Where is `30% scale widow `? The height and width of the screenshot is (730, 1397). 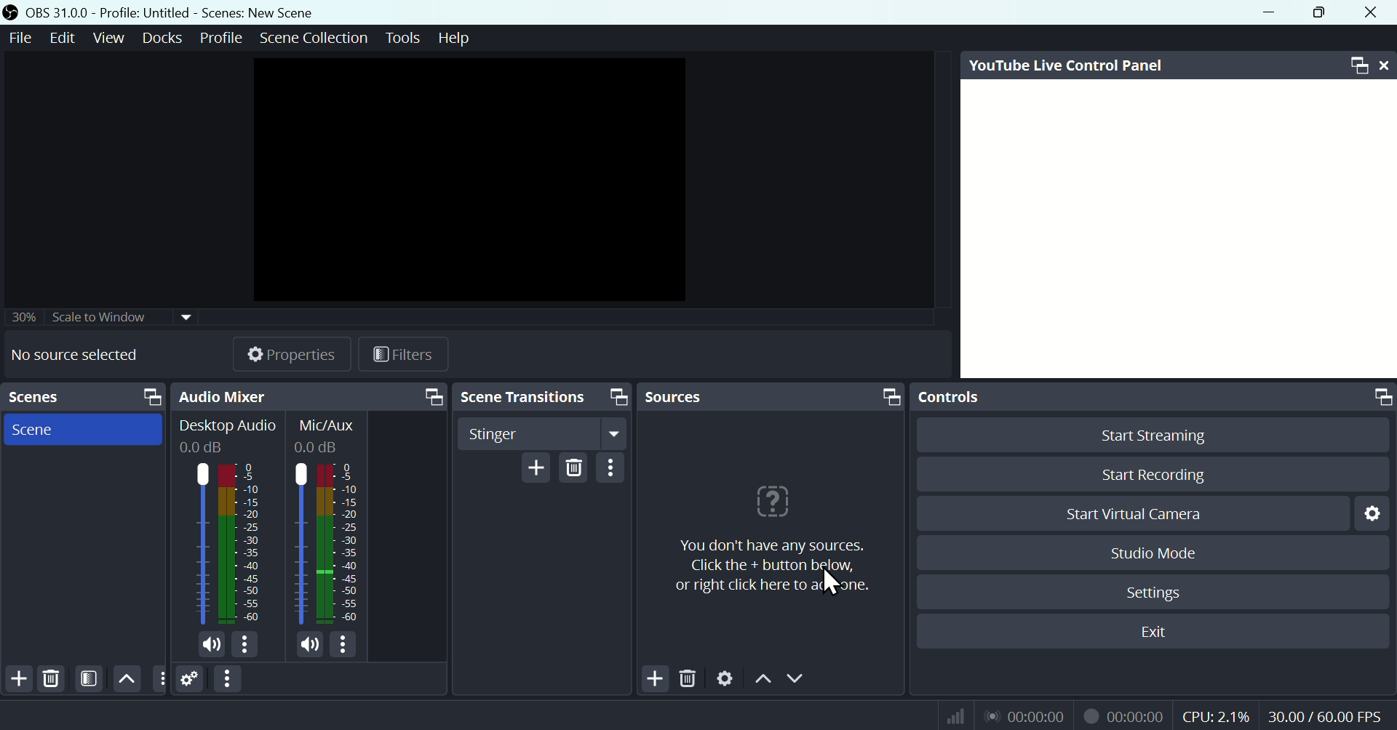 30% scale widow  is located at coordinates (122, 316).